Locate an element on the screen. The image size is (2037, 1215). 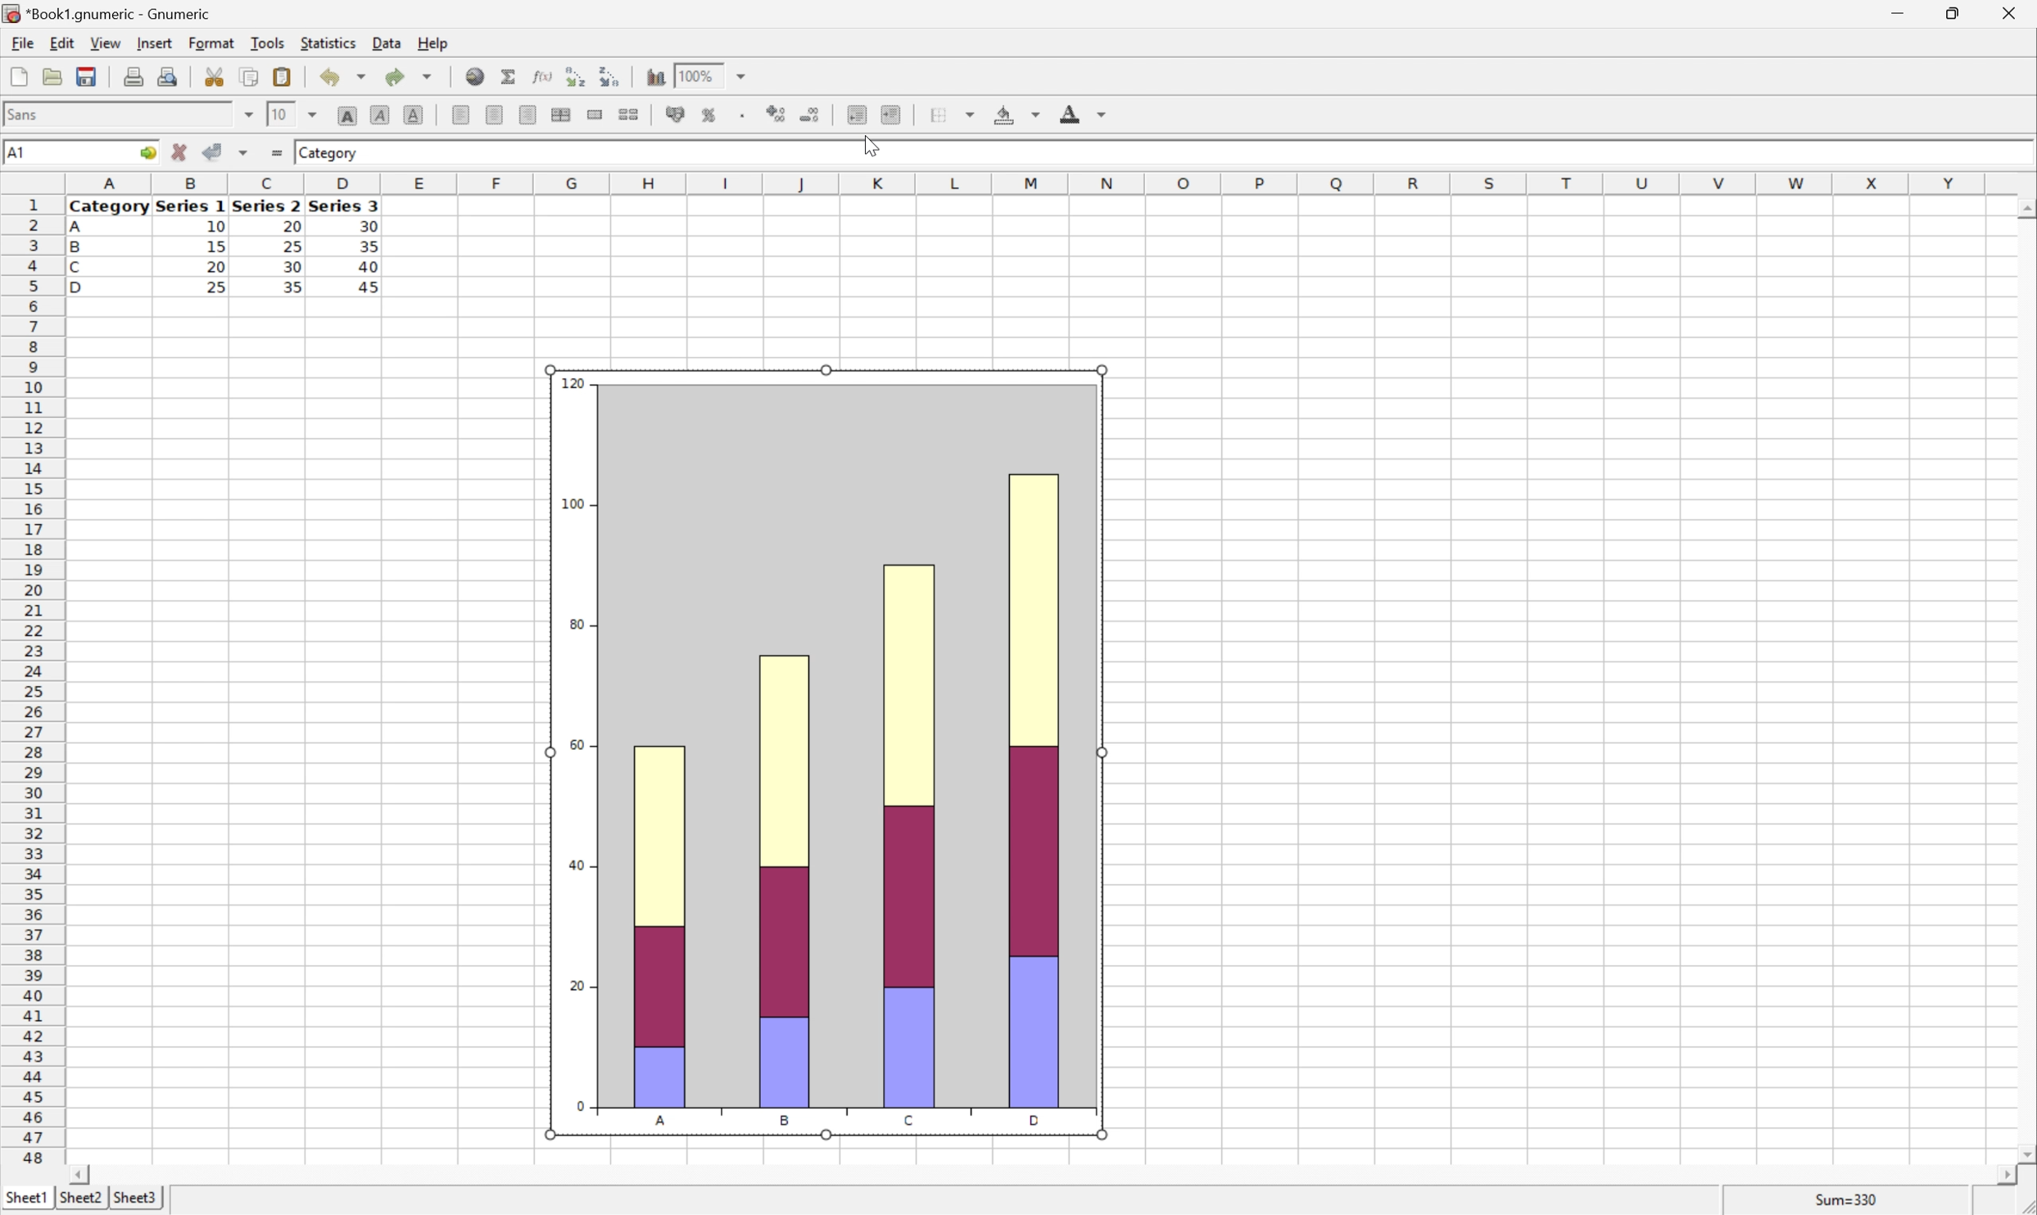
D is located at coordinates (84, 287).